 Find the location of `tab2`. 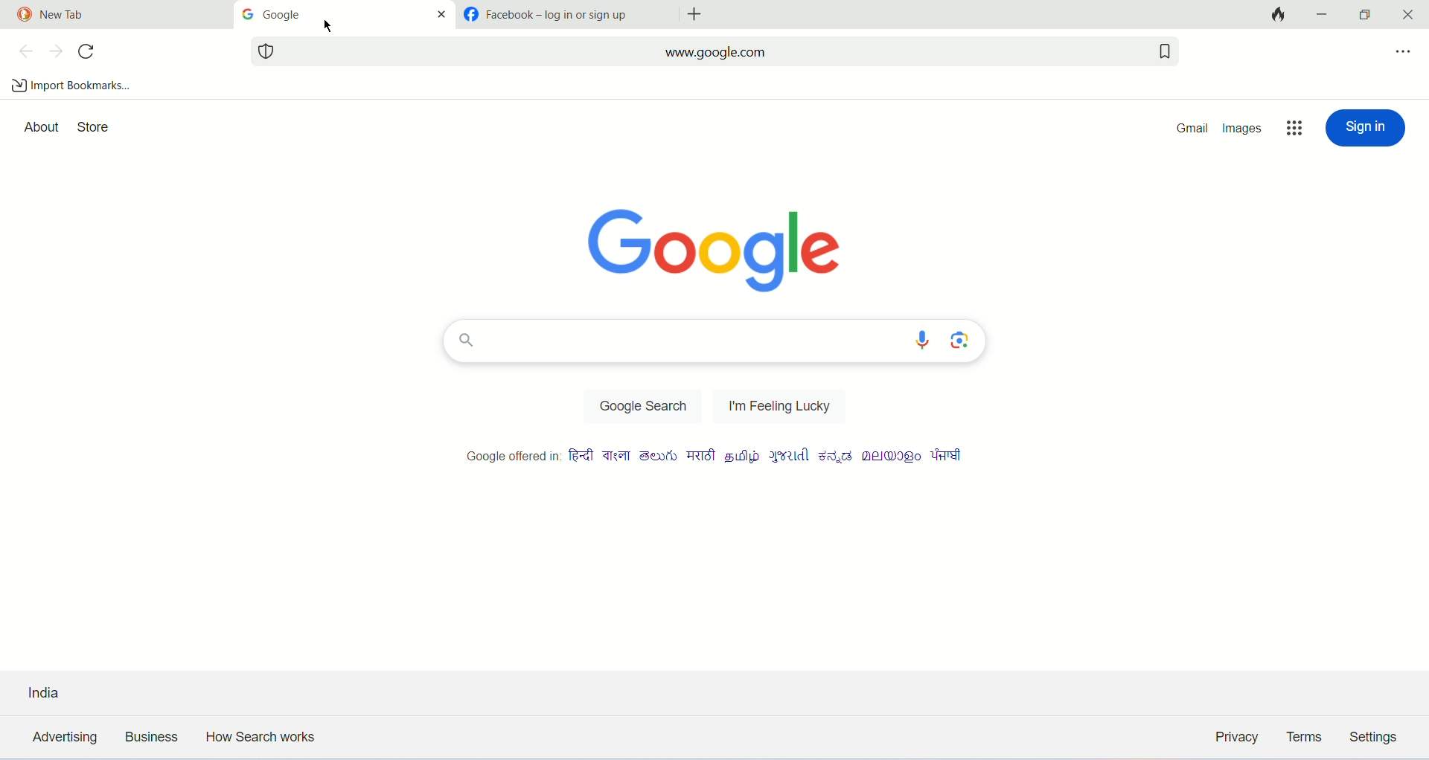

tab2 is located at coordinates (565, 15).